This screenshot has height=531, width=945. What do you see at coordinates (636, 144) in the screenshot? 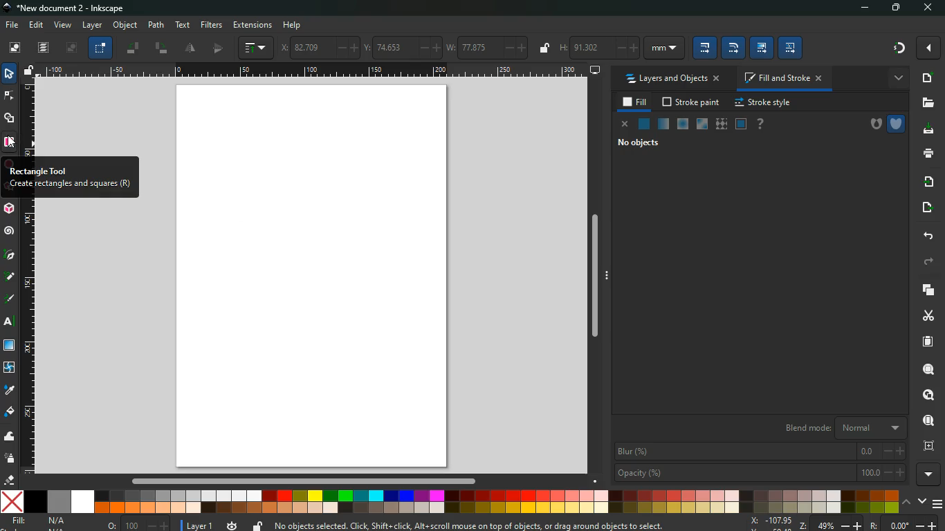
I see `no objects` at bounding box center [636, 144].